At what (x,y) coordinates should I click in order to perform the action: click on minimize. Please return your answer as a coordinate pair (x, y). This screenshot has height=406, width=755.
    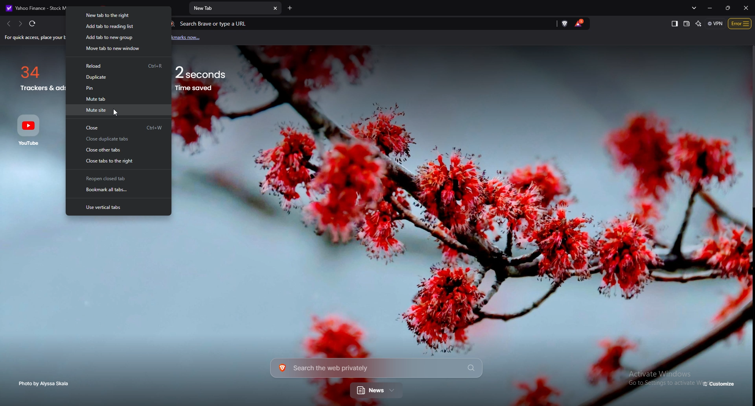
    Looking at the image, I should click on (711, 8).